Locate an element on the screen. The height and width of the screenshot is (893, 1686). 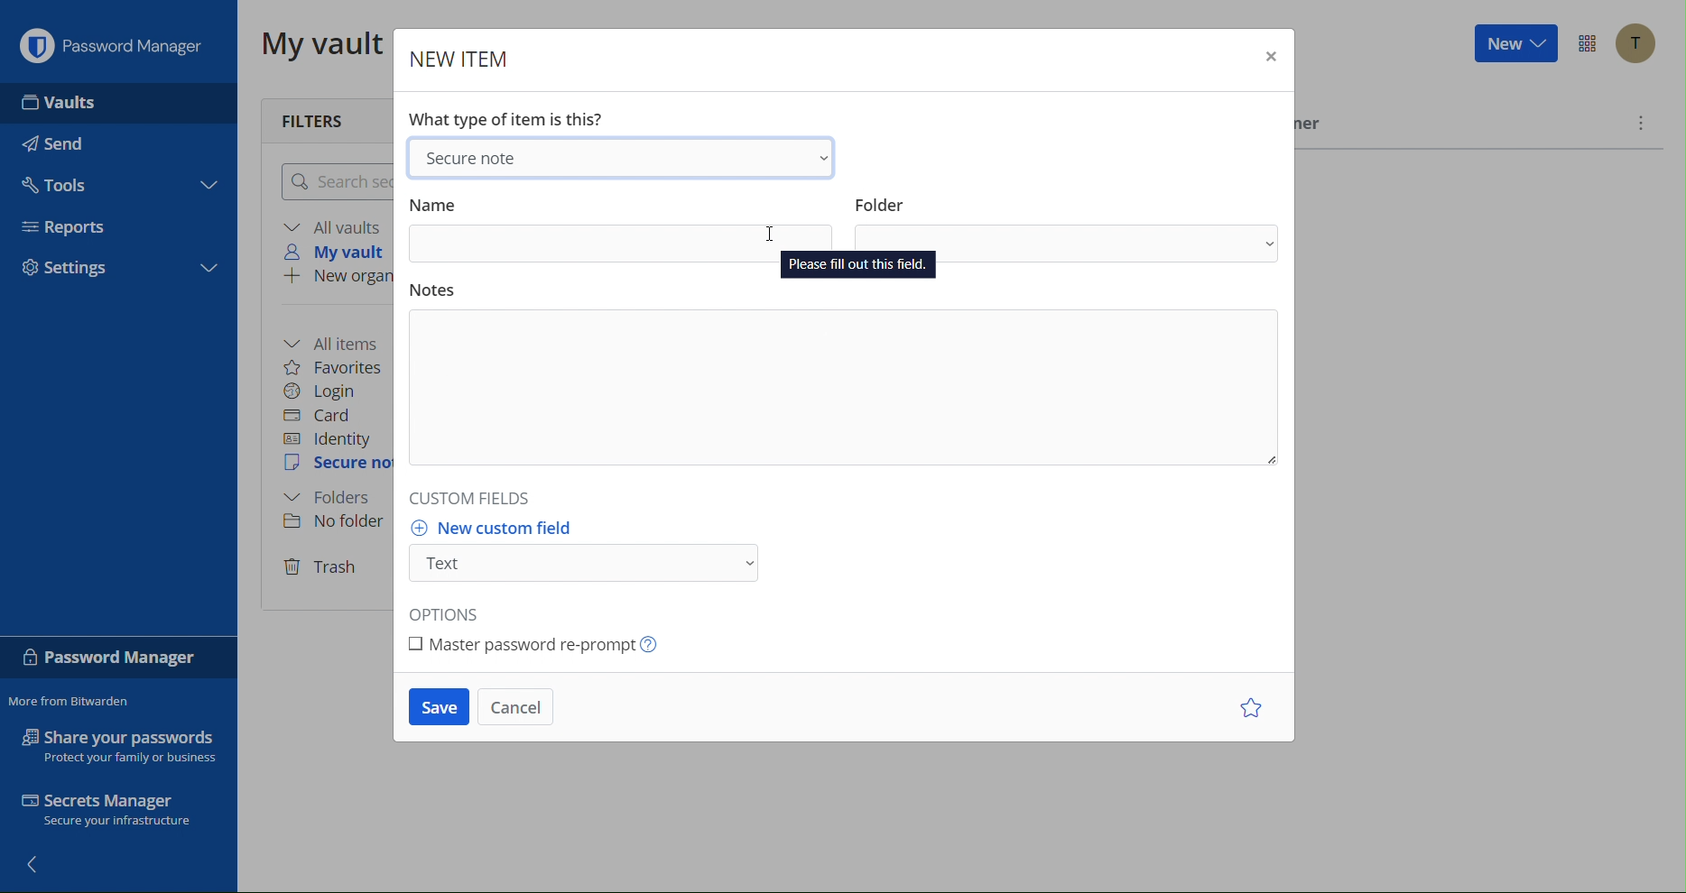
Vaults is located at coordinates (61, 101).